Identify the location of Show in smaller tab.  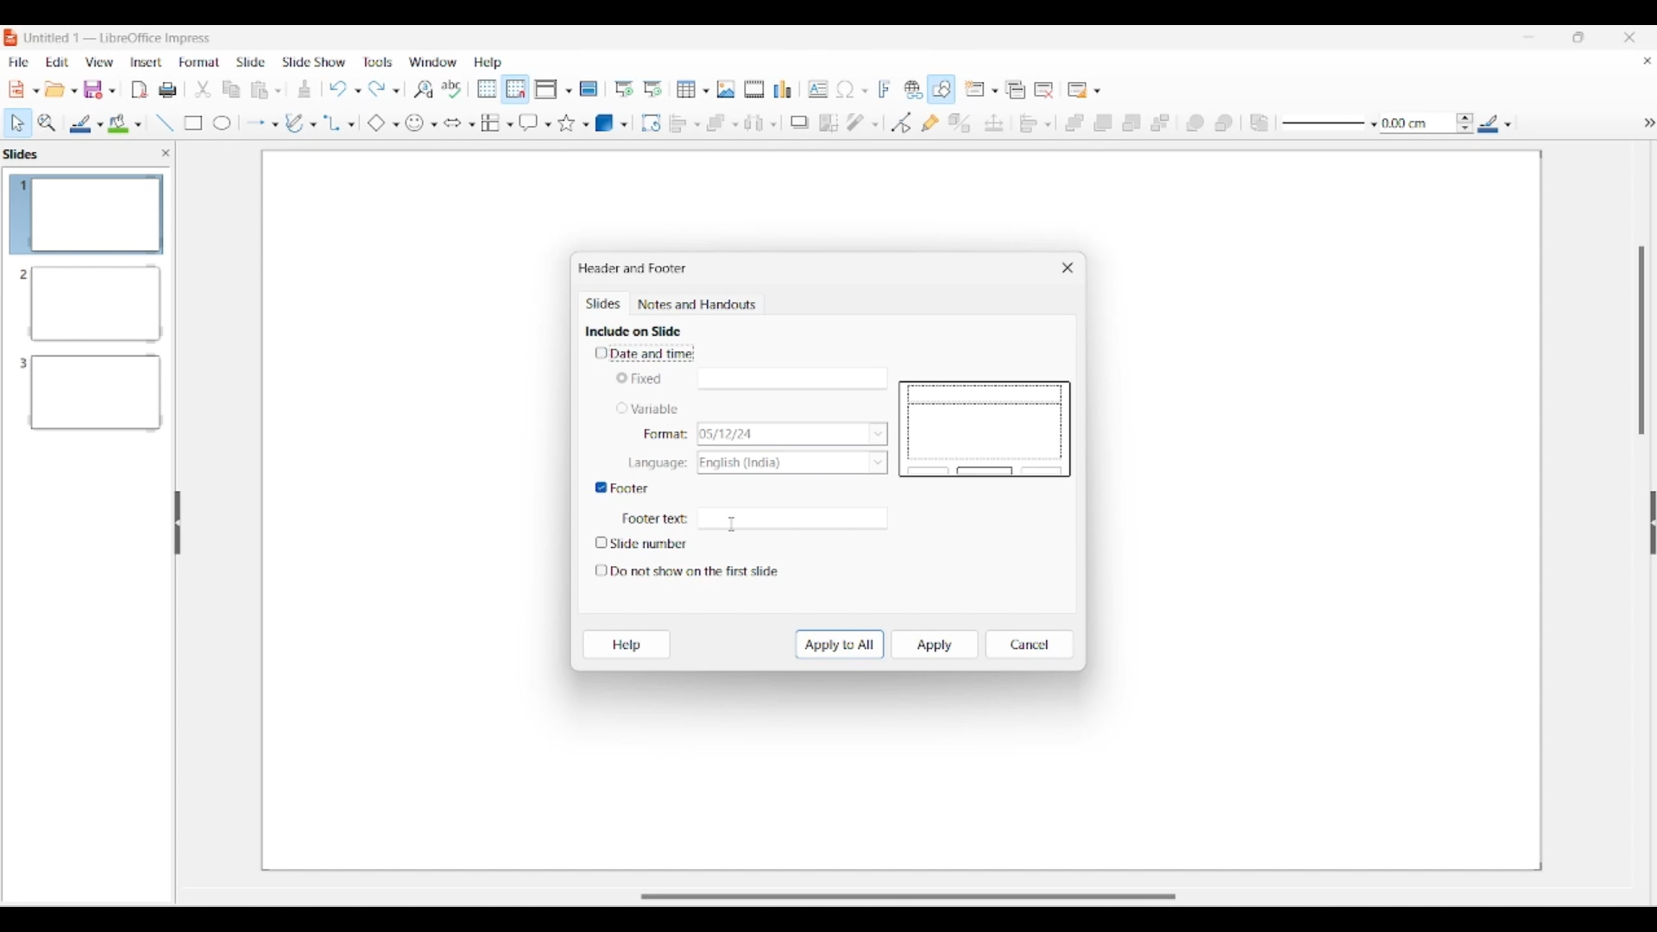
(1578, 37).